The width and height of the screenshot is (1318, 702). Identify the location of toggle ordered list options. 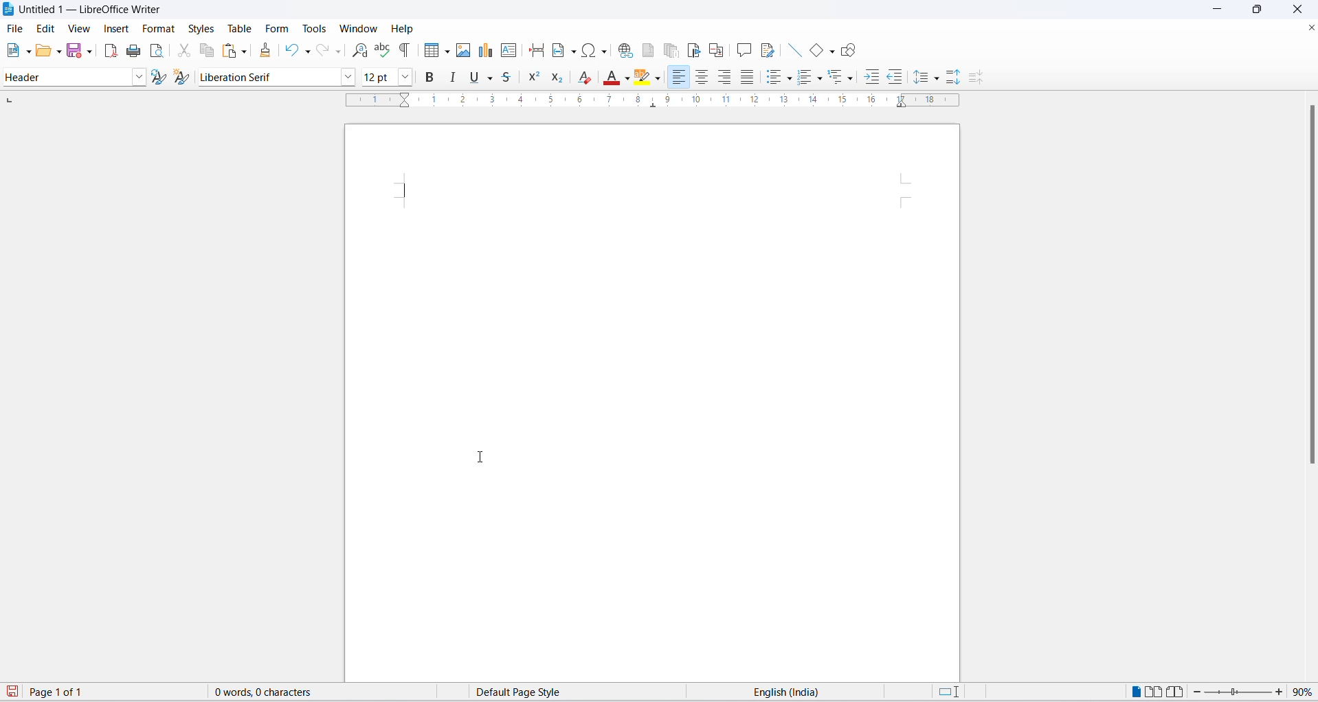
(805, 78).